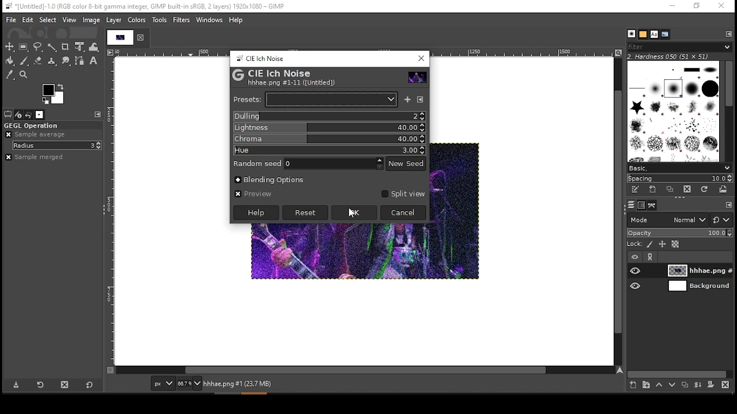 Image resolution: width=737 pixels, height=414 pixels. What do you see at coordinates (9, 60) in the screenshot?
I see `paint bucket tool` at bounding box center [9, 60].